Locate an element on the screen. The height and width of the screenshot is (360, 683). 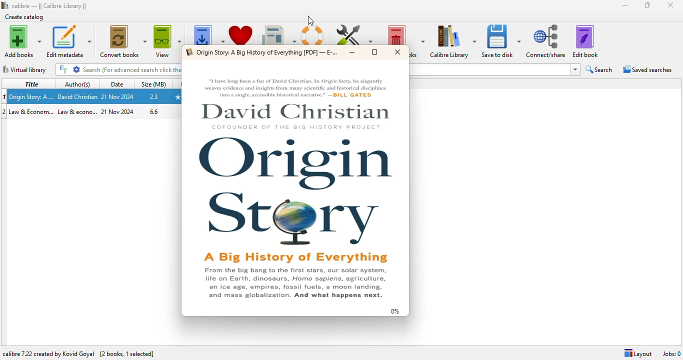
Title is located at coordinates (32, 112).